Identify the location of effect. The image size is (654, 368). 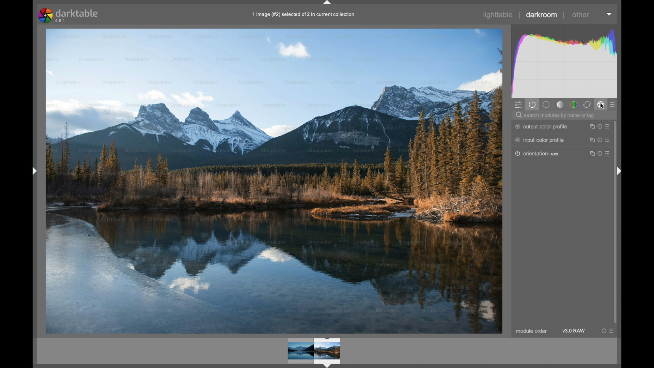
(601, 104).